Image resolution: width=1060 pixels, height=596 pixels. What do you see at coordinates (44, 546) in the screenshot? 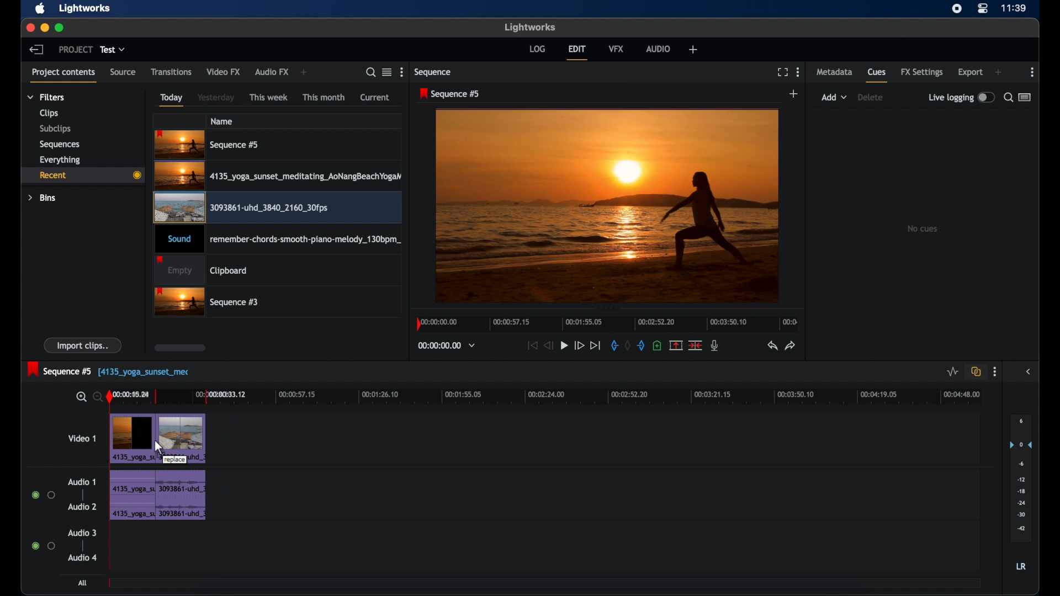
I see `radio  buttons` at bounding box center [44, 546].